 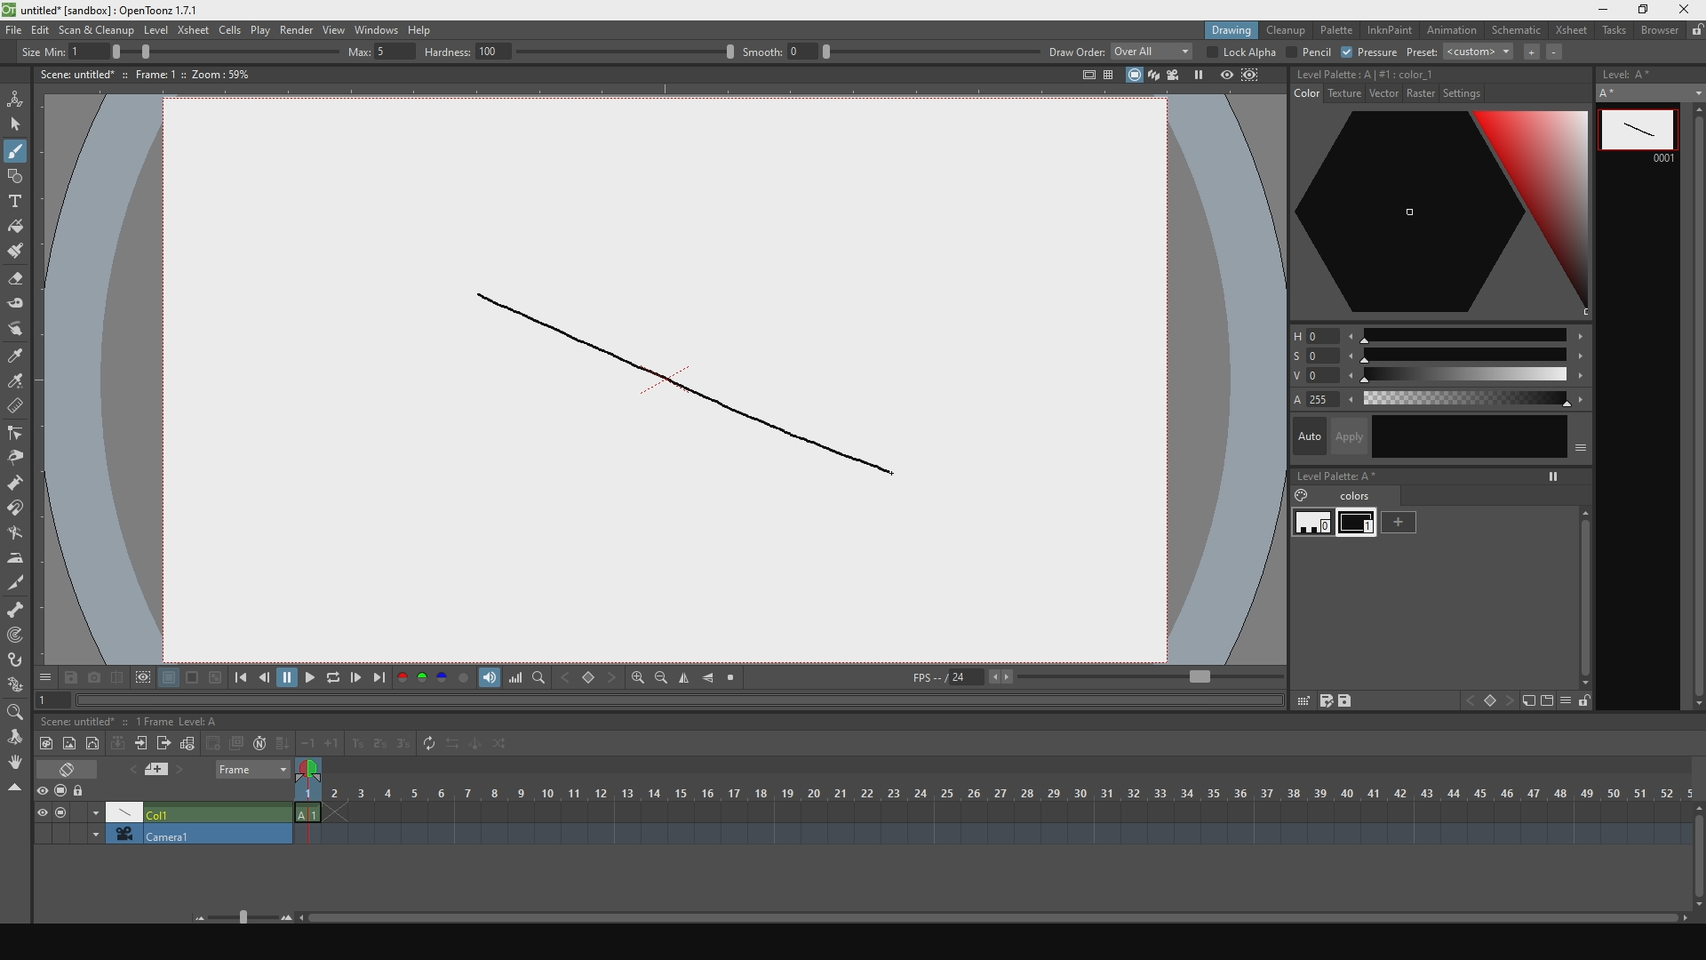 I want to click on backward and forward, so click(x=590, y=678).